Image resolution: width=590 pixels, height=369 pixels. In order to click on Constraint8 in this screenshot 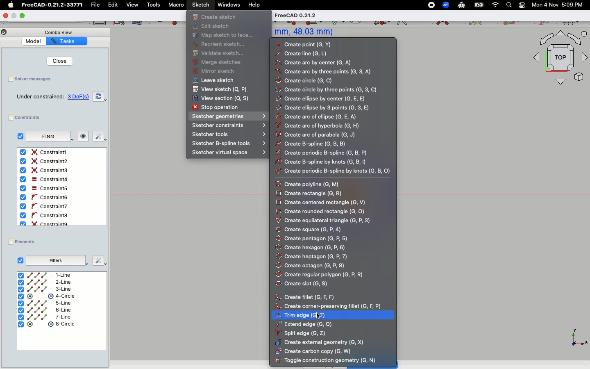, I will do `click(45, 216)`.